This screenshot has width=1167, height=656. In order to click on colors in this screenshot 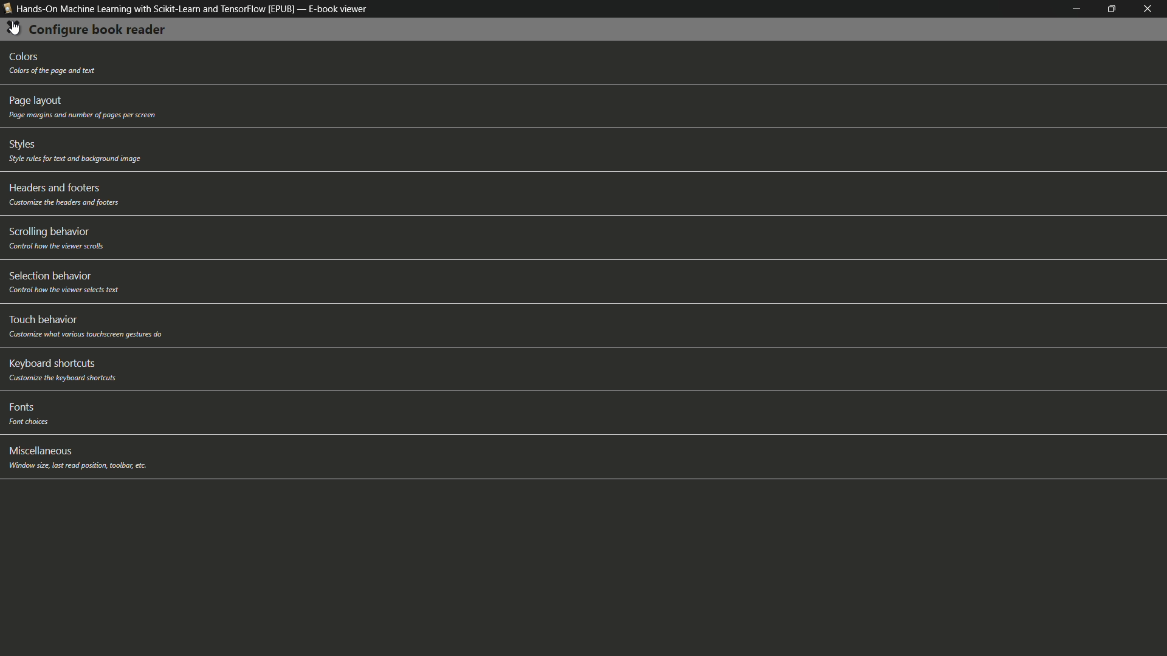, I will do `click(27, 57)`.